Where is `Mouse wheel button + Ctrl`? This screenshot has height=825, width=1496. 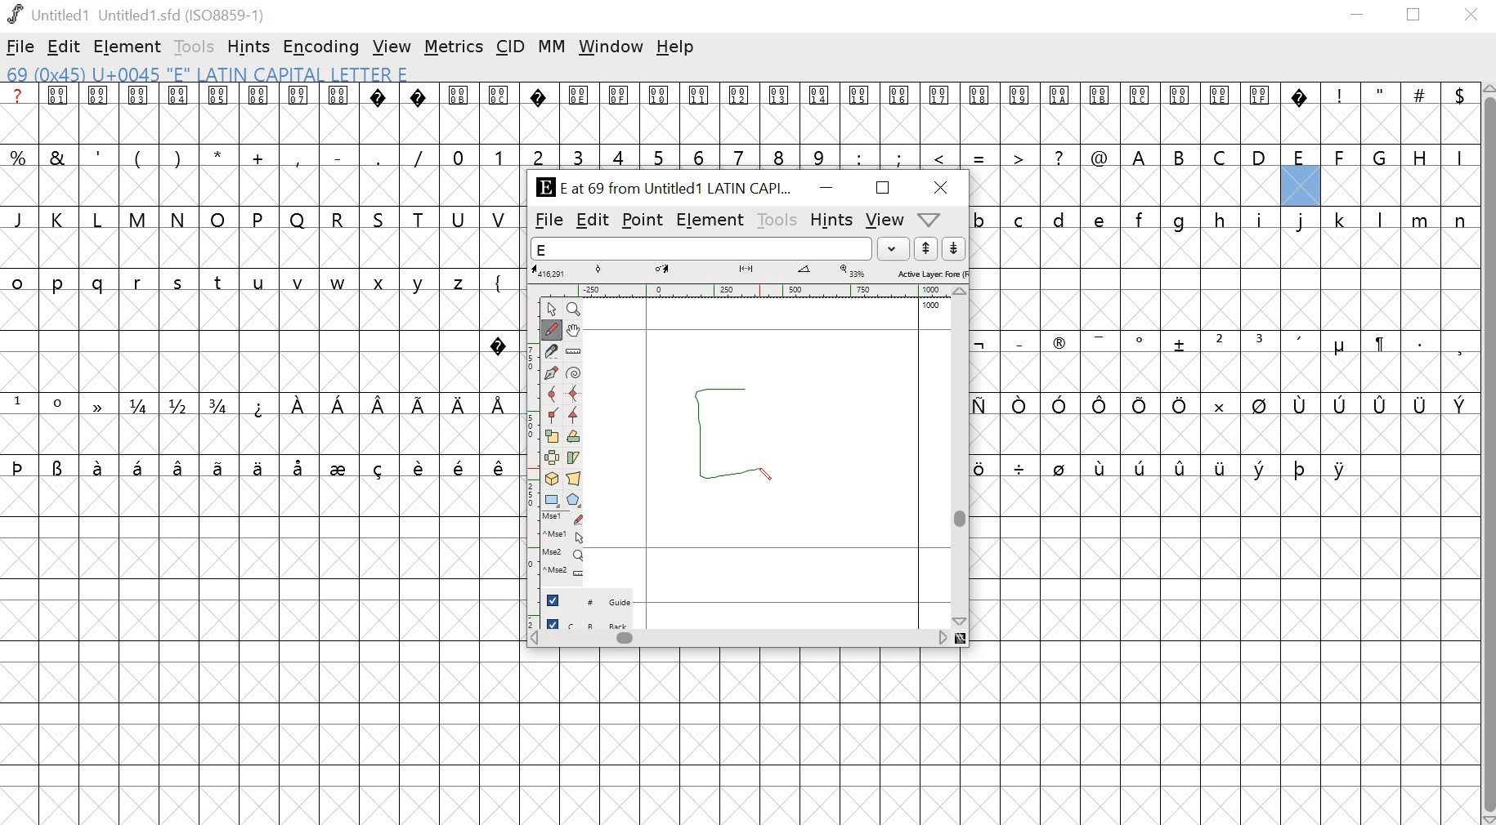 Mouse wheel button + Ctrl is located at coordinates (562, 572).